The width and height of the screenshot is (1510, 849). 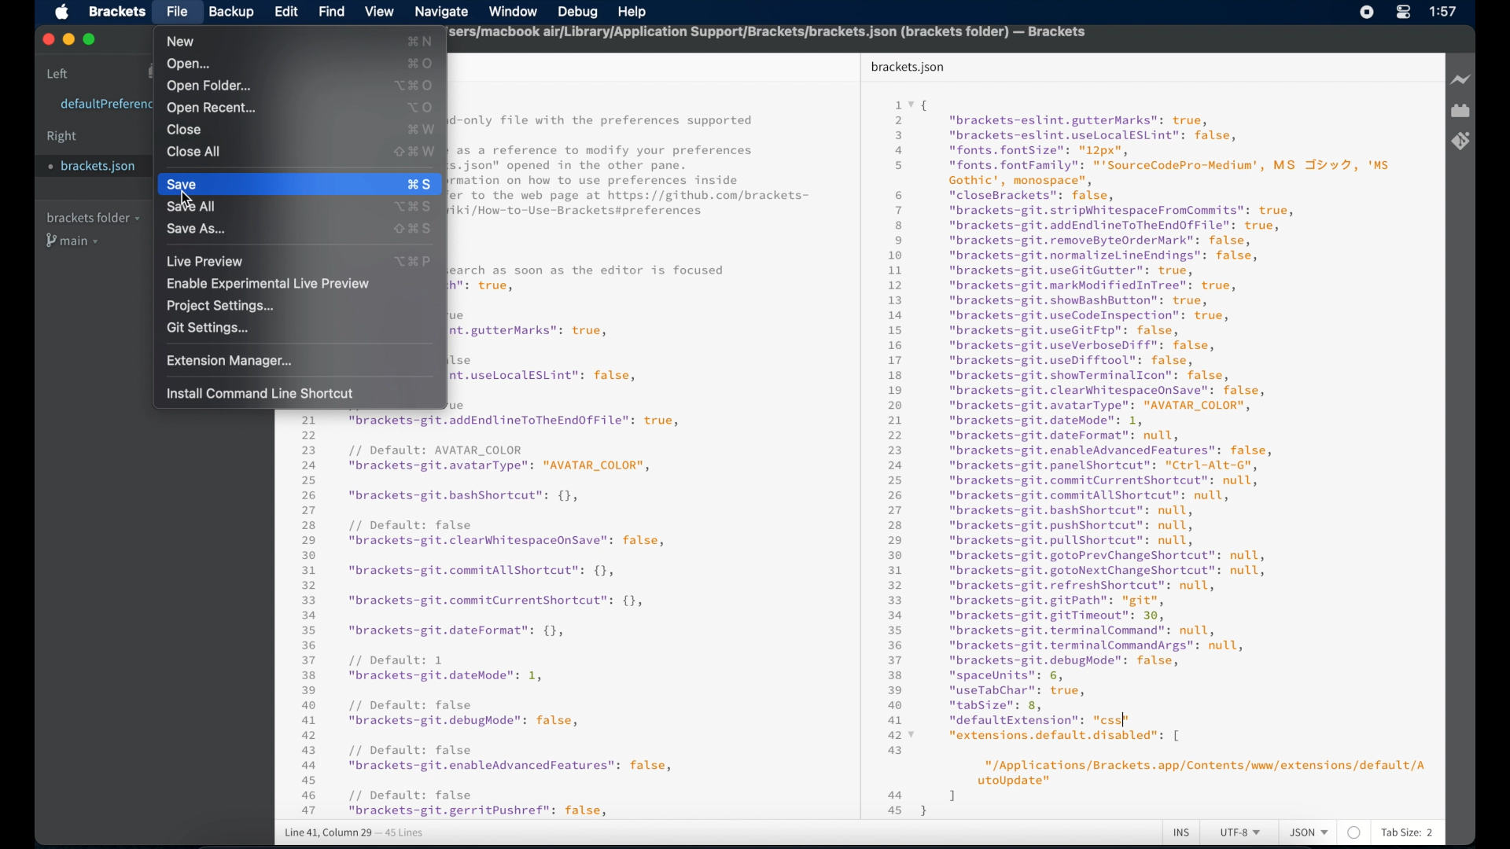 What do you see at coordinates (285, 11) in the screenshot?
I see `edit` at bounding box center [285, 11].